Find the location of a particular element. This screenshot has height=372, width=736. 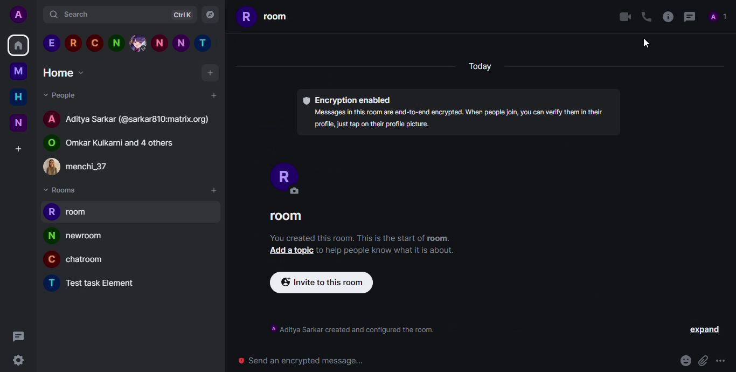

ifo is located at coordinates (359, 238).